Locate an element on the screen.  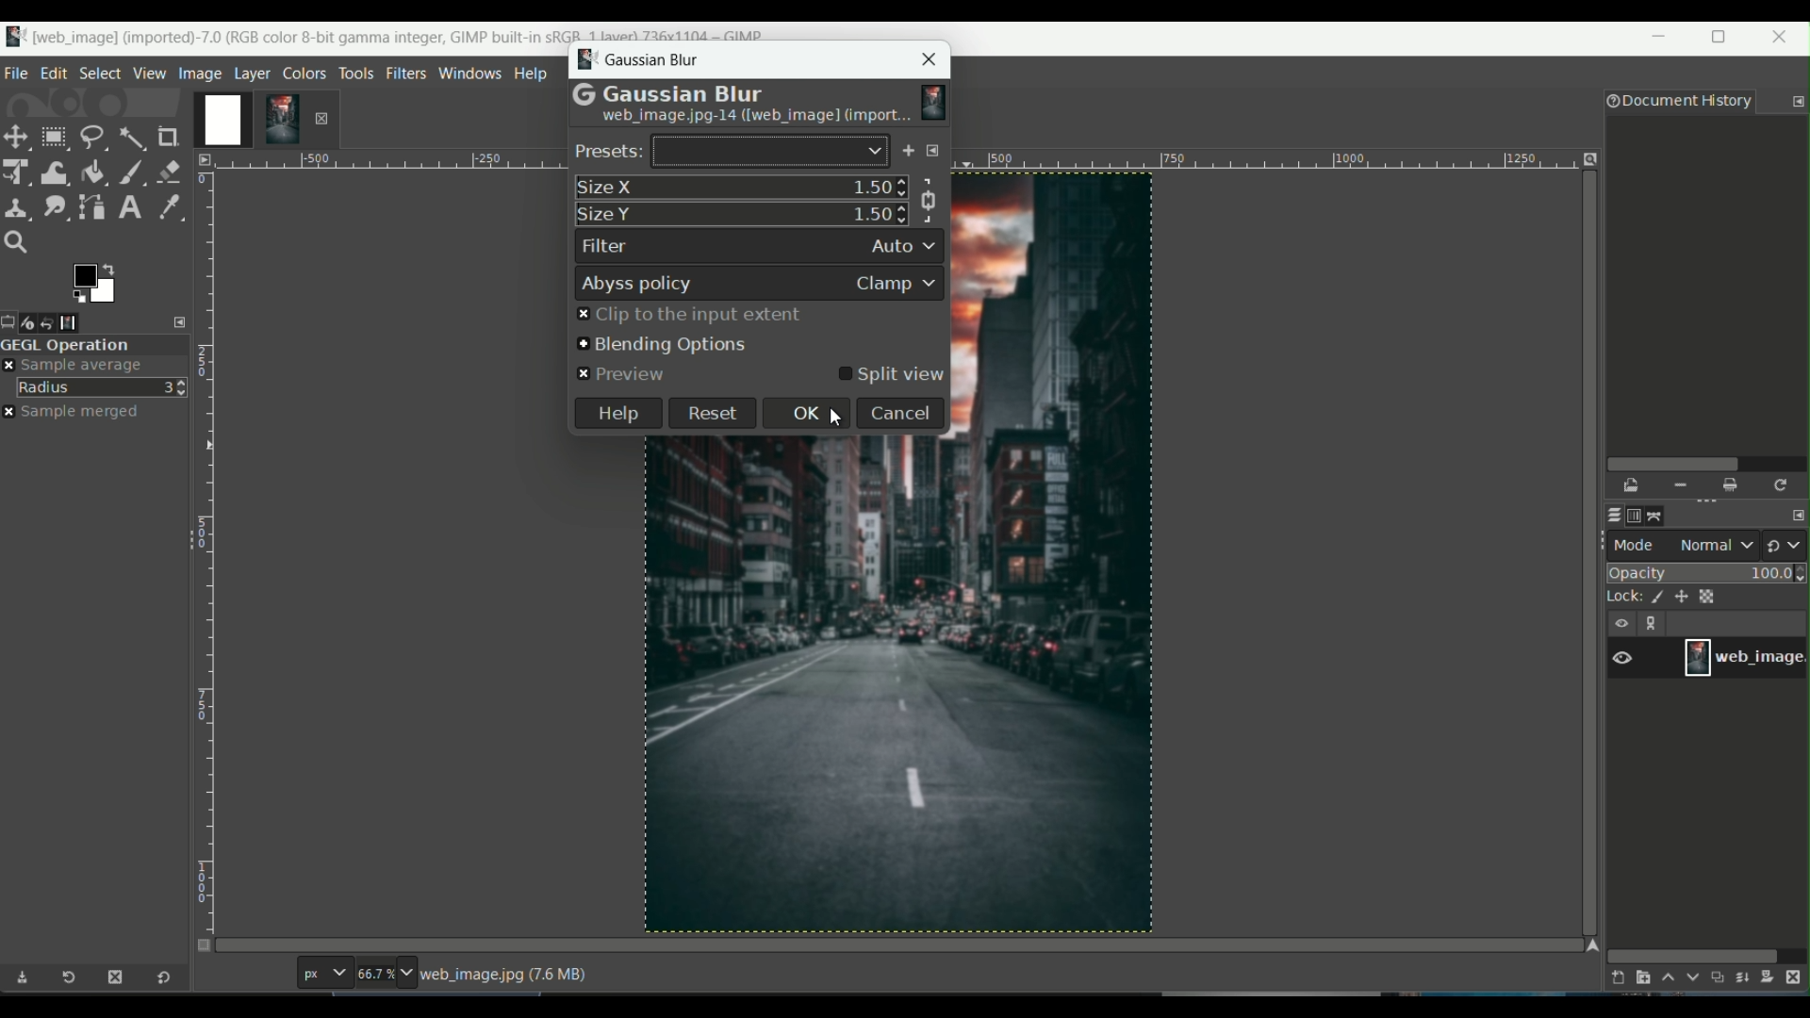
delete tool preset is located at coordinates (114, 977).